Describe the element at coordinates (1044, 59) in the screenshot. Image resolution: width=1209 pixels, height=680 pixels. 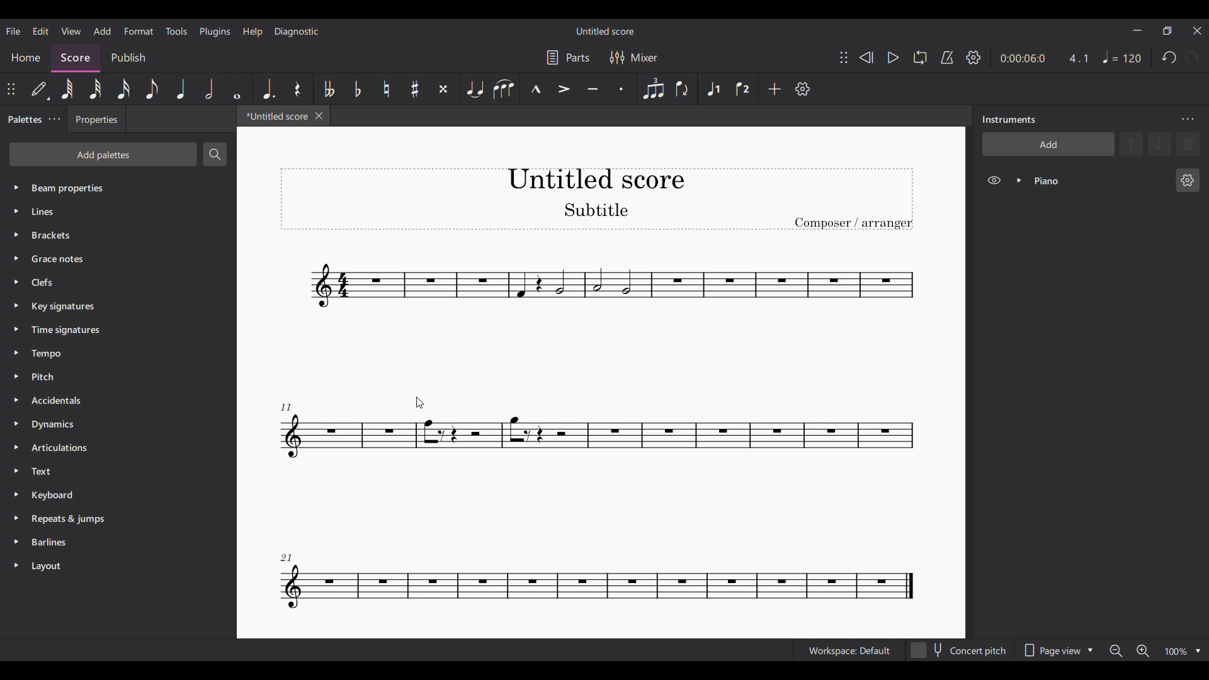
I see `Current duration and ratio` at that location.